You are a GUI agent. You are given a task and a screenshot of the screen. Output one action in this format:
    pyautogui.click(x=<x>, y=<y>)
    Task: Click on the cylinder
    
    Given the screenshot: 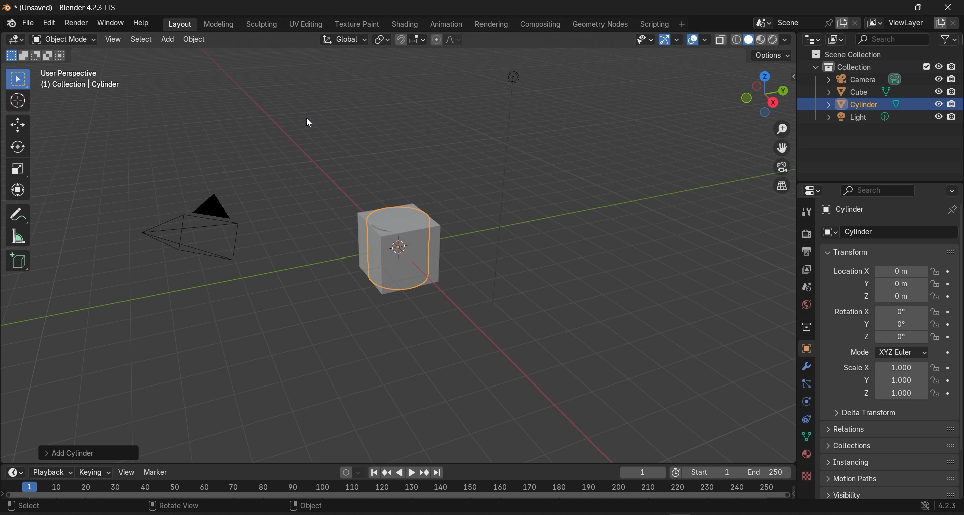 What is the action you would take?
    pyautogui.click(x=864, y=104)
    